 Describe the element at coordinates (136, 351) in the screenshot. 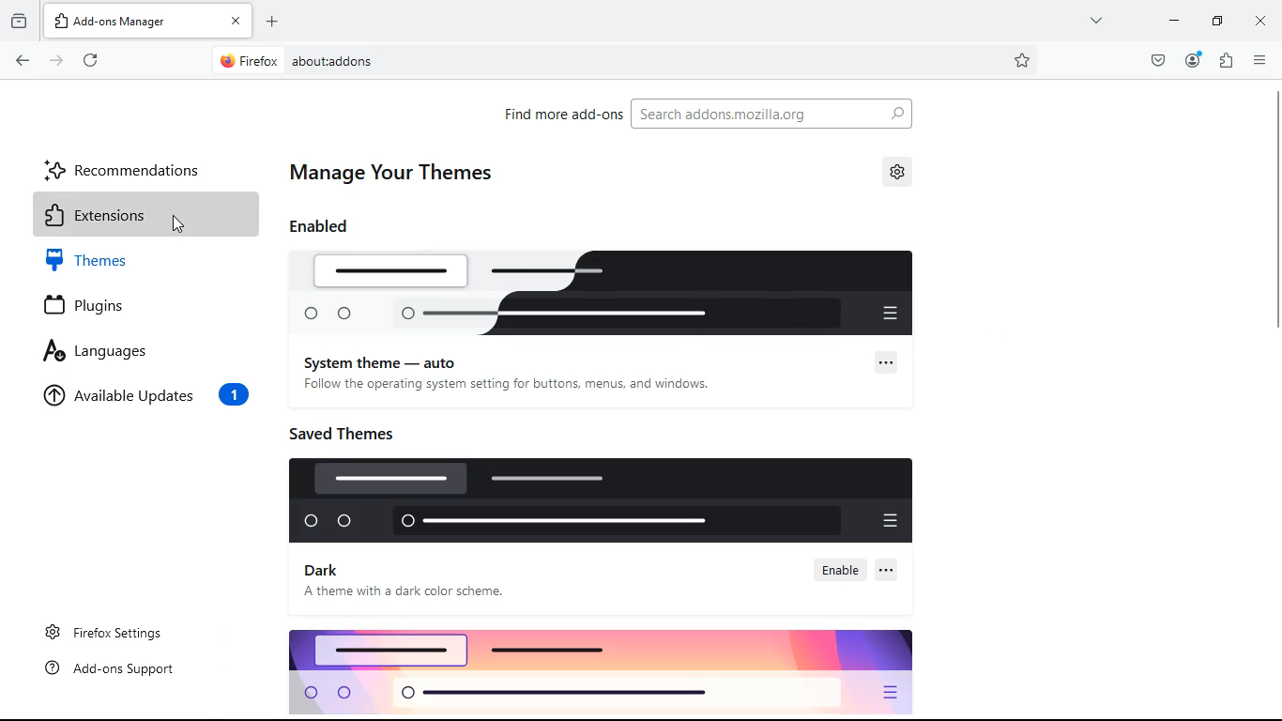

I see `languages` at that location.